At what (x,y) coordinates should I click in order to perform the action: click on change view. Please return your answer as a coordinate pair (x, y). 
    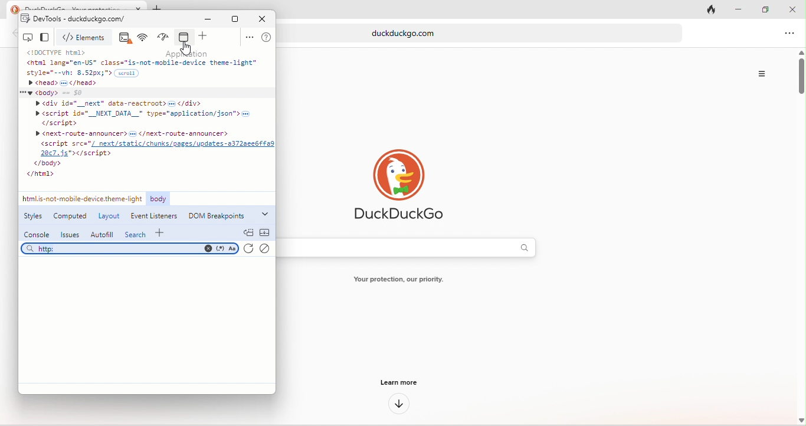
    Looking at the image, I should click on (50, 38).